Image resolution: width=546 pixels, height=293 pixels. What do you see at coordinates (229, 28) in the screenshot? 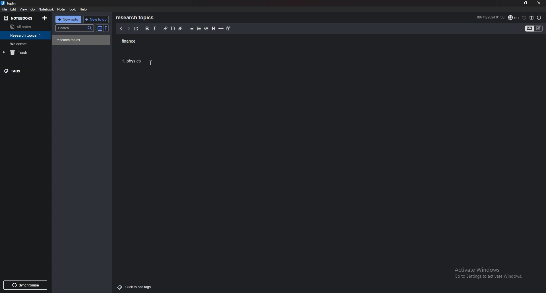
I see `add time` at bounding box center [229, 28].